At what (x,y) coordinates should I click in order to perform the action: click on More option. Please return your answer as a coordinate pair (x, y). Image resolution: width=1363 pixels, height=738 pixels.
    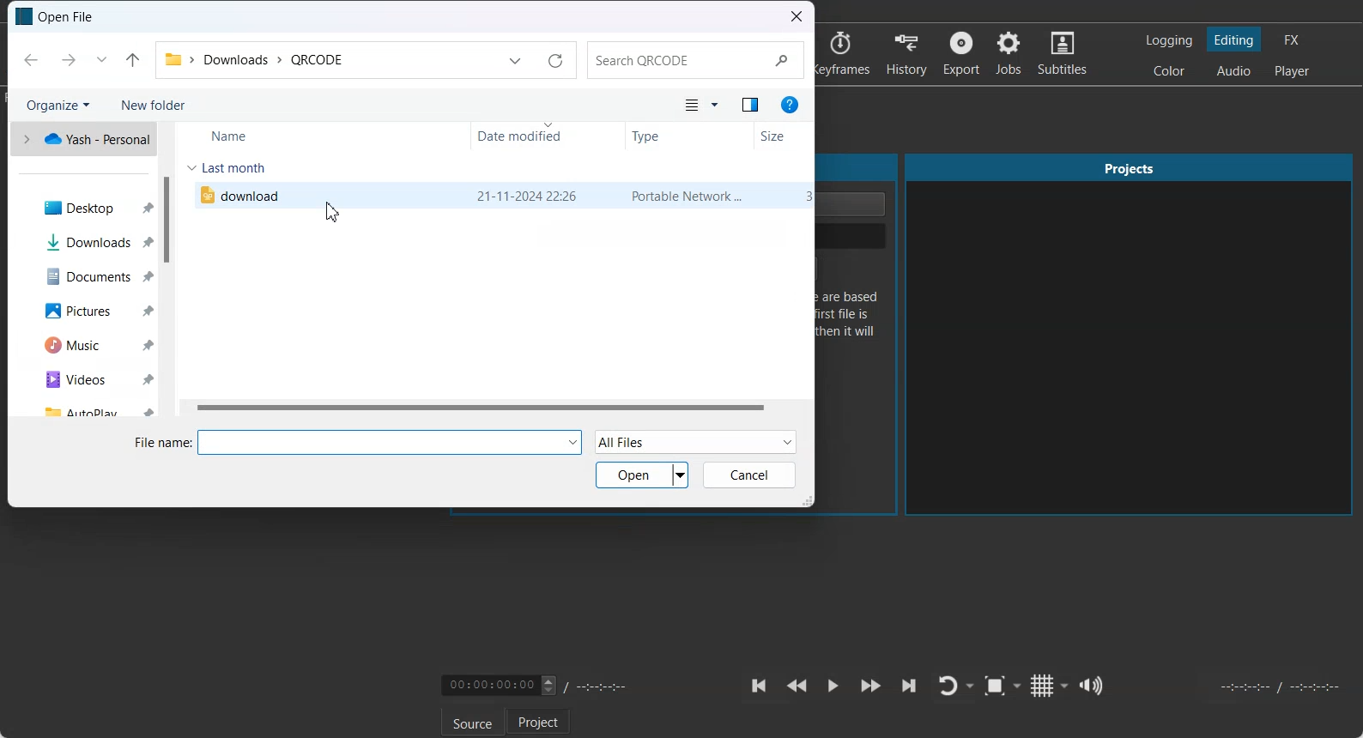
    Looking at the image, I should click on (716, 106).